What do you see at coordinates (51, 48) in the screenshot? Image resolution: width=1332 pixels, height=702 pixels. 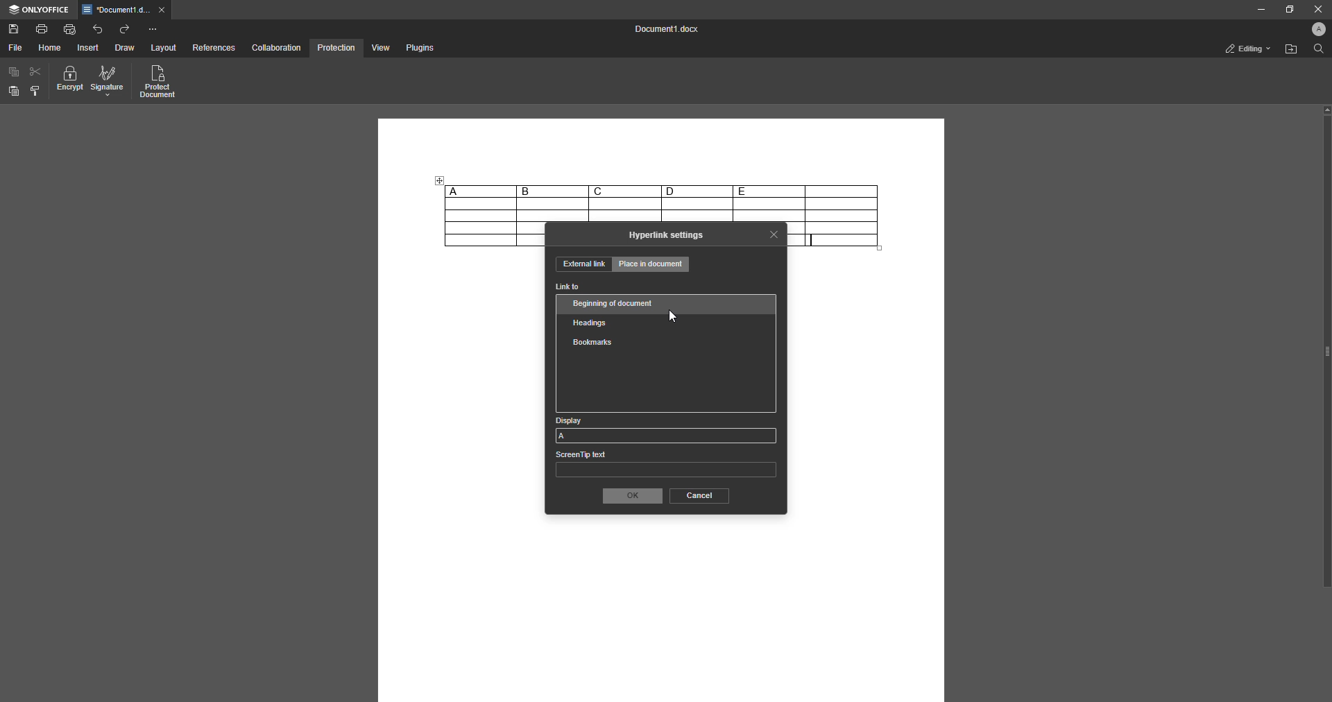 I see `Home` at bounding box center [51, 48].